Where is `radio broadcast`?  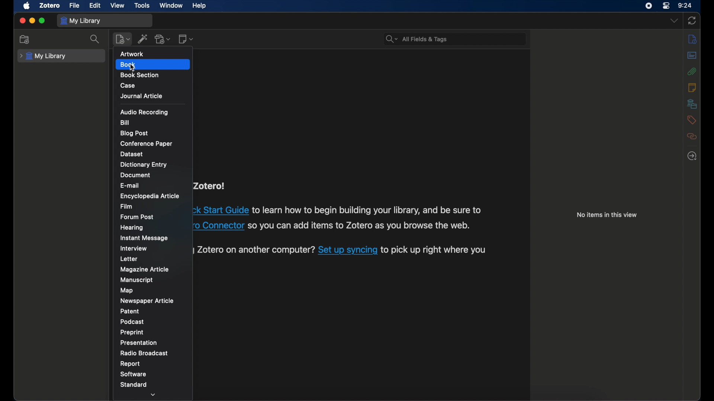
radio broadcast is located at coordinates (145, 353).